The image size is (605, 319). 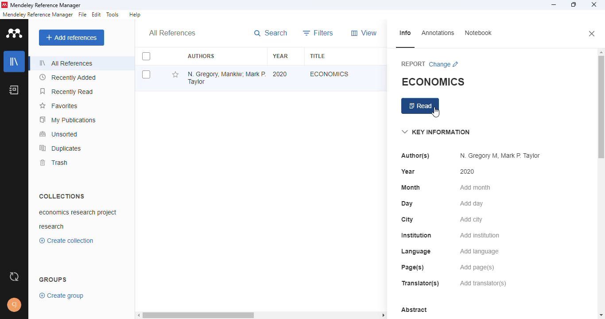 I want to click on logo, so click(x=5, y=5).